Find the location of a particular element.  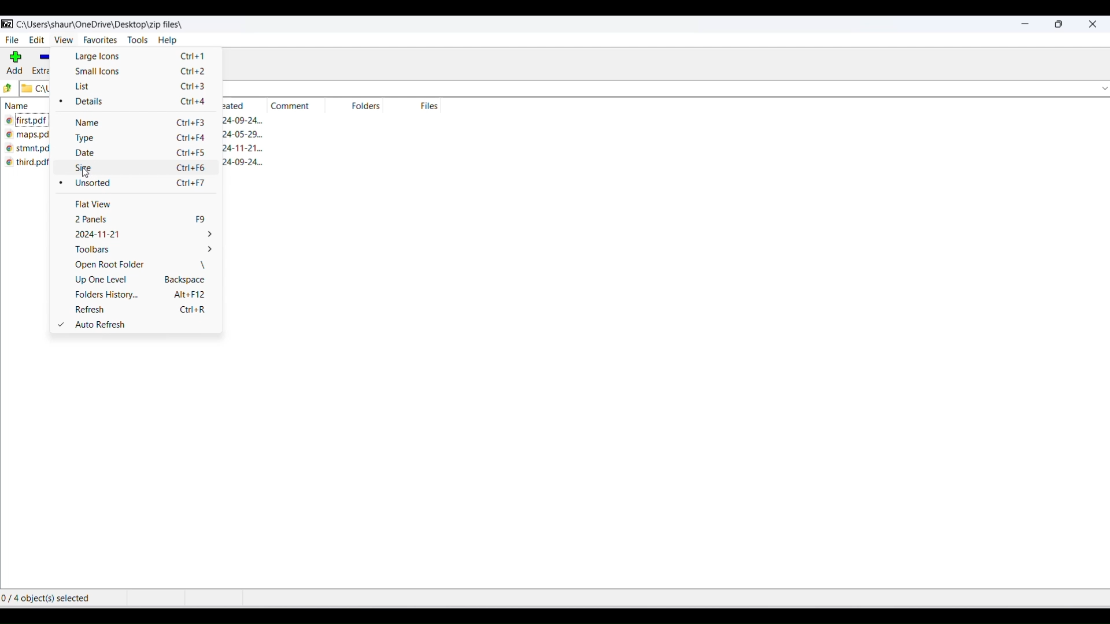

file and folder path is located at coordinates (38, 89).